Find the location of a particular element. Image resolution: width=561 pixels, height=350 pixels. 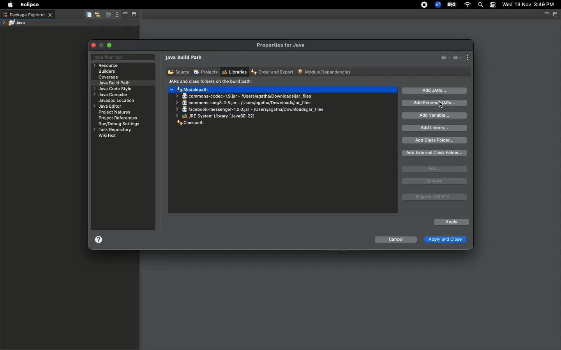

Order and export is located at coordinates (273, 72).